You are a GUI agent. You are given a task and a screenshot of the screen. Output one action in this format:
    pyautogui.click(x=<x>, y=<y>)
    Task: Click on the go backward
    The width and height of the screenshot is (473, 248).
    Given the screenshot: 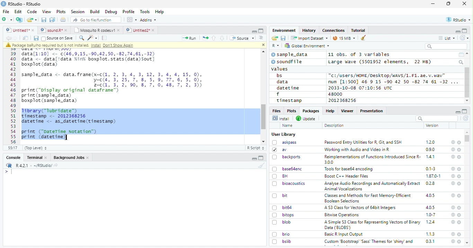 What is the action you would take?
    pyautogui.click(x=9, y=38)
    